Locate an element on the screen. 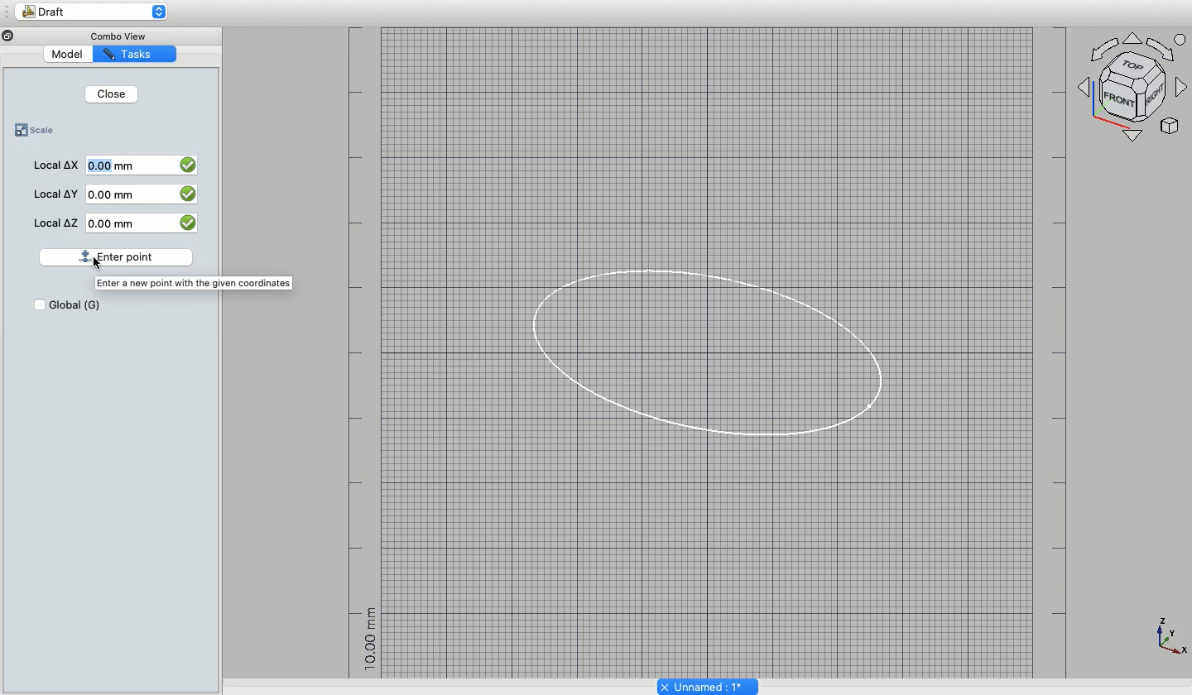 This screenshot has width=1192, height=695. Enter point is located at coordinates (118, 257).